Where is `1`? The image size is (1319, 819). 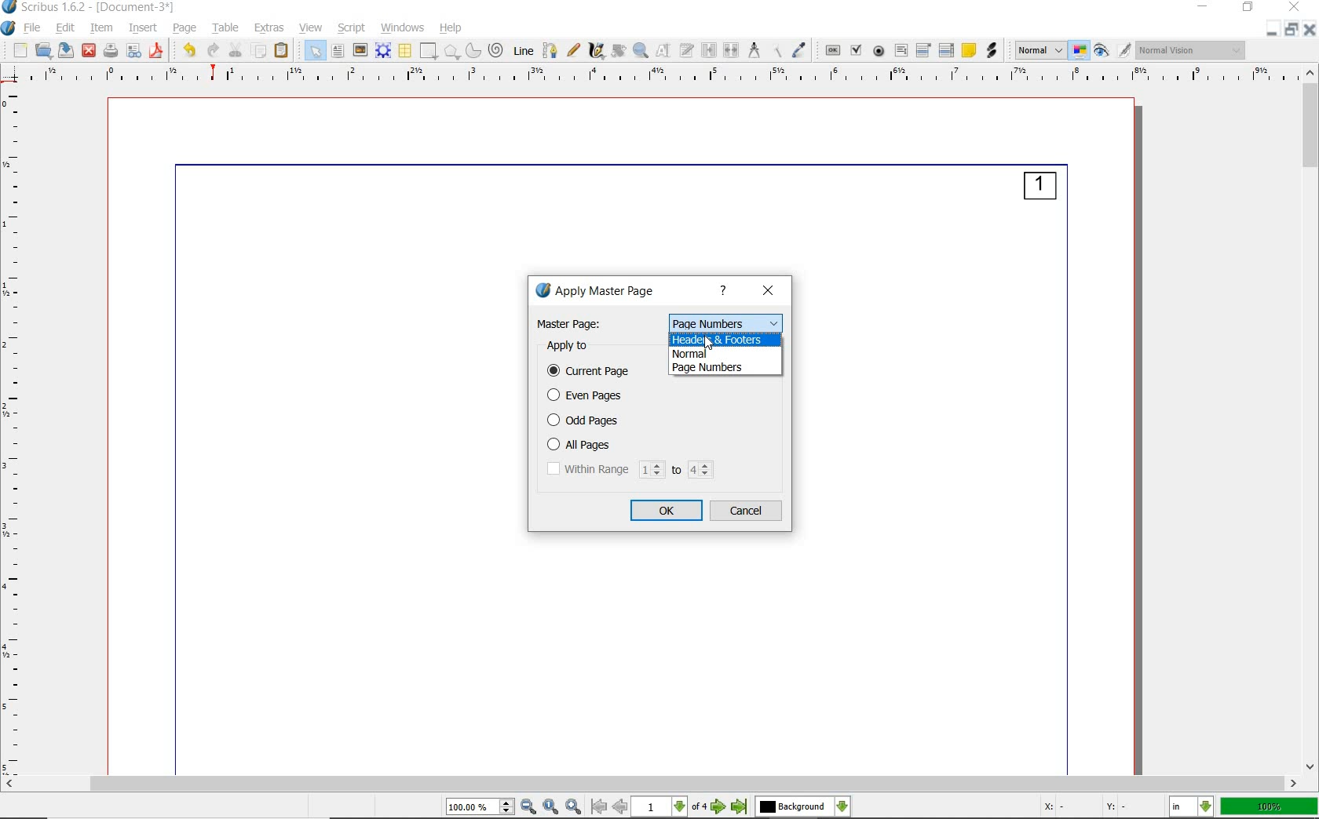 1 is located at coordinates (1039, 189).